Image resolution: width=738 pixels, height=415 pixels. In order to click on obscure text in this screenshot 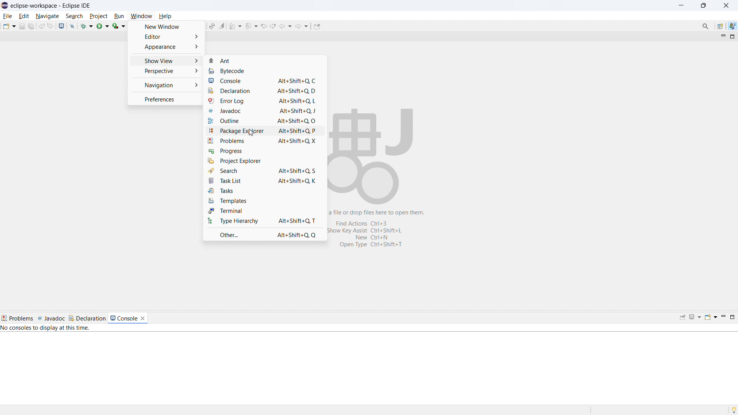, I will do `click(378, 228)`.